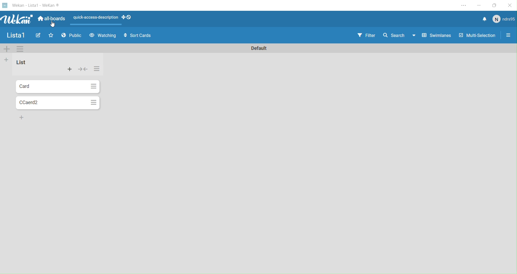 This screenshot has height=274, width=517. What do you see at coordinates (480, 5) in the screenshot?
I see `minimize` at bounding box center [480, 5].